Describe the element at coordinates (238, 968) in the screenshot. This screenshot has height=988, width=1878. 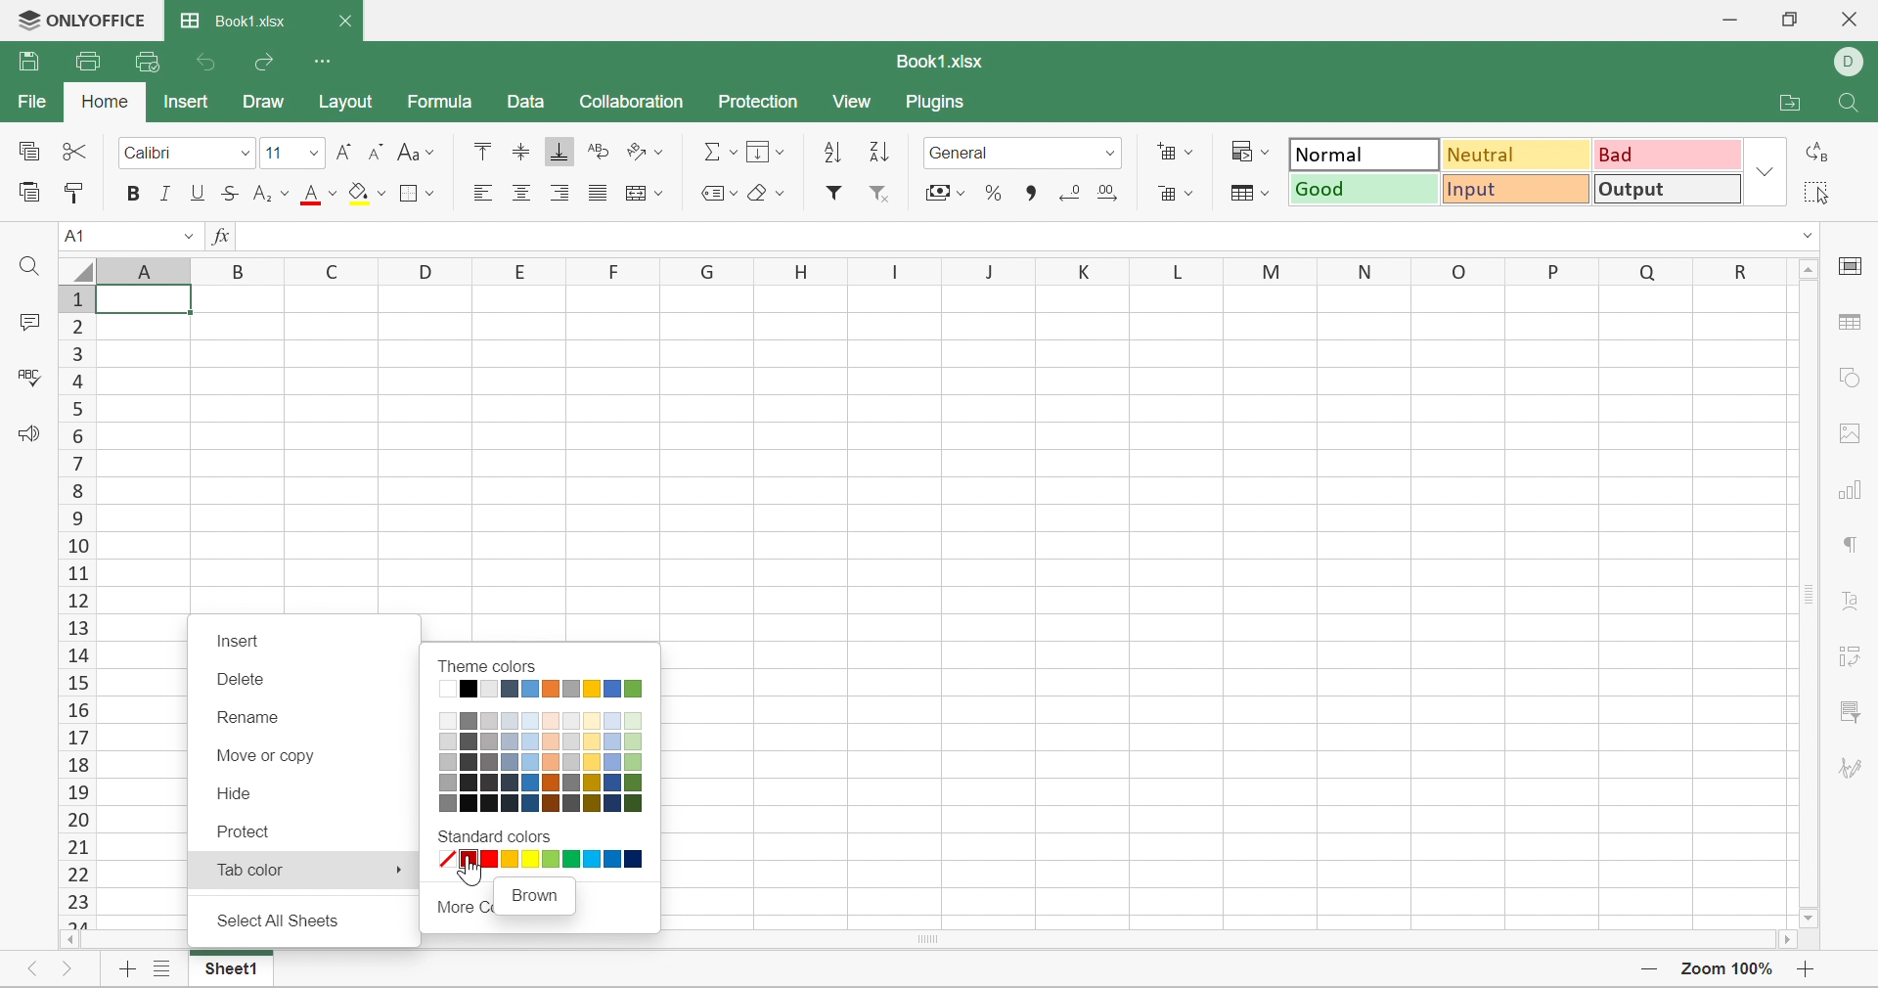
I see `Sheet1` at that location.